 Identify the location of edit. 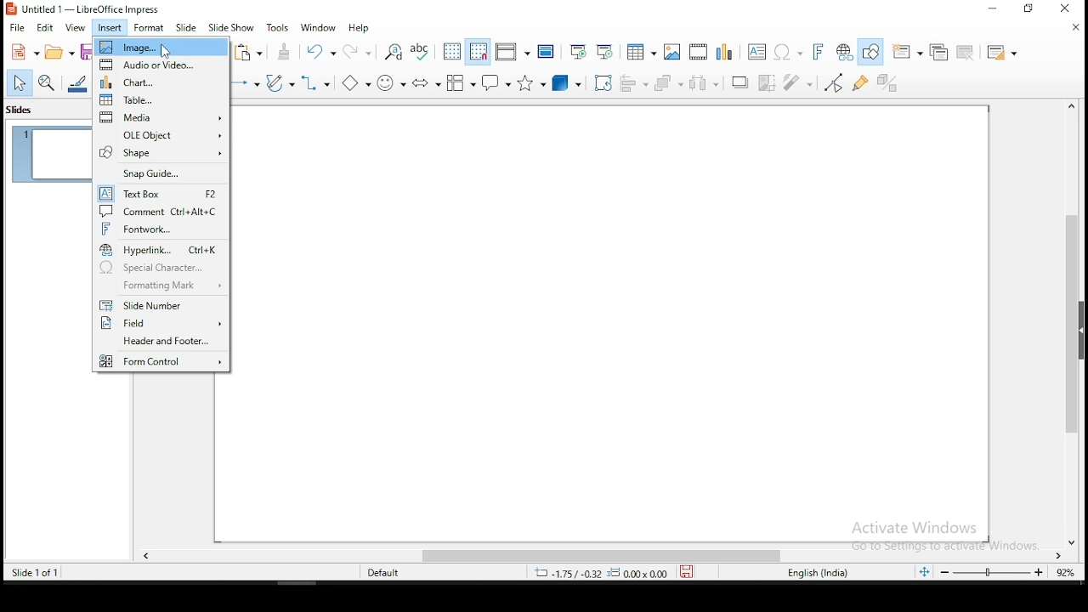
(47, 29).